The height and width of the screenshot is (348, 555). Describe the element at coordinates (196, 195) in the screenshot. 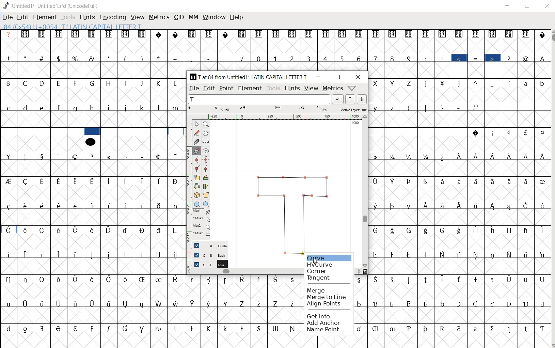

I see `3D rotate` at that location.